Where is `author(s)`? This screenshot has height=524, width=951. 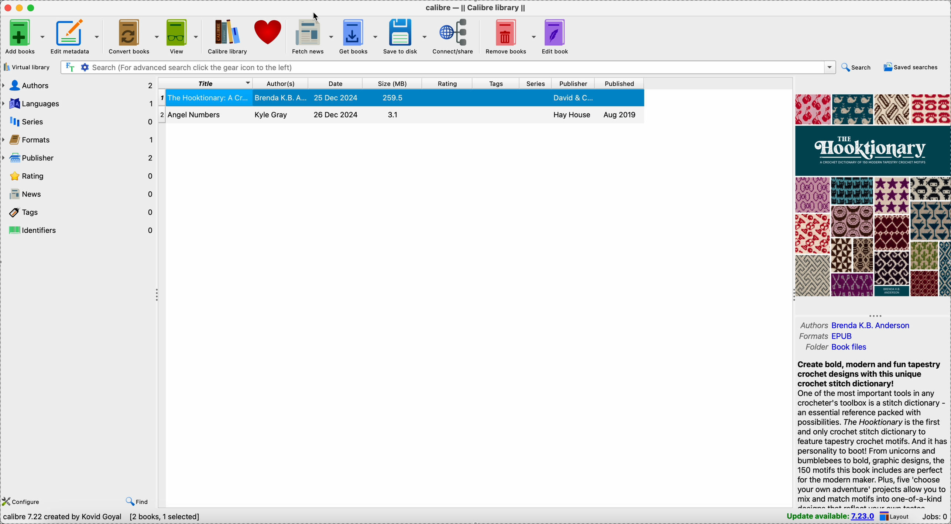
author(s) is located at coordinates (280, 83).